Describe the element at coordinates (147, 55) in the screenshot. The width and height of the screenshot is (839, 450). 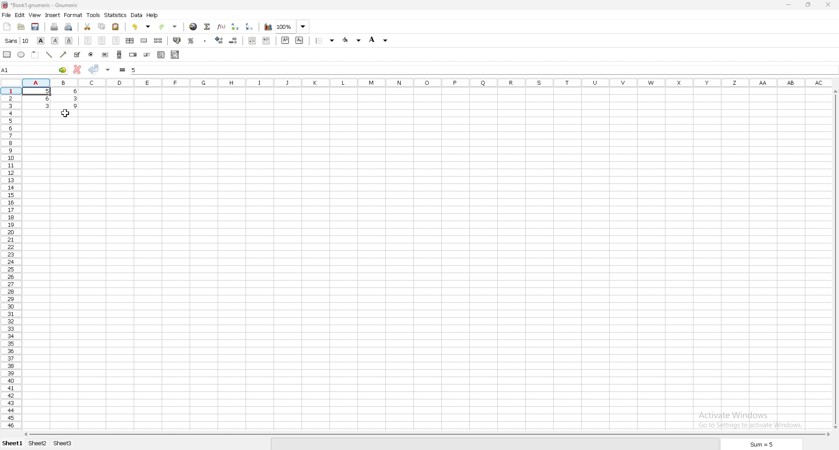
I see `slider` at that location.